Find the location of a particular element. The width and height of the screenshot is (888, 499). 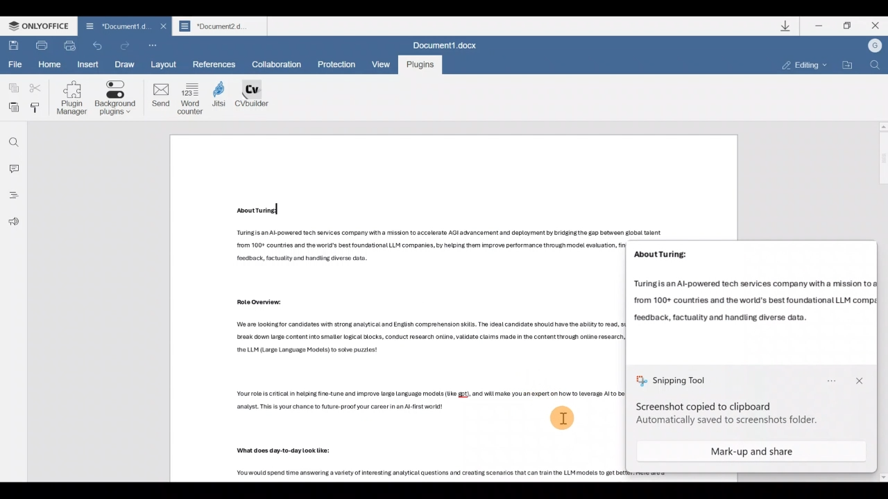

Downloads is located at coordinates (783, 26).